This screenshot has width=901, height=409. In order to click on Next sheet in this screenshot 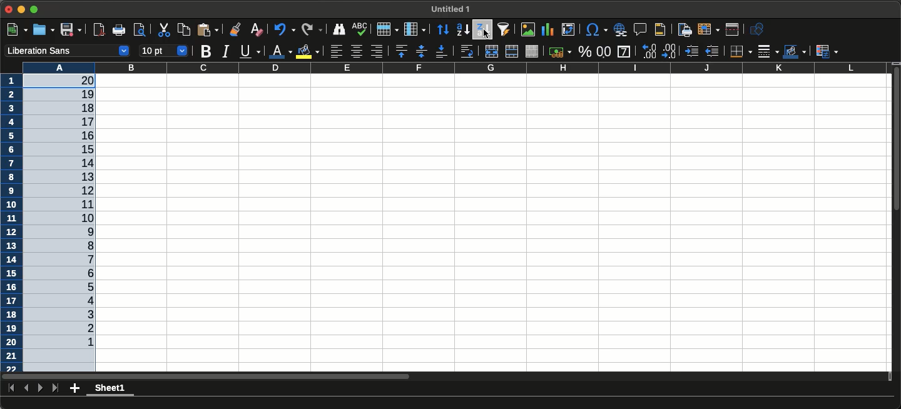, I will do `click(40, 387)`.